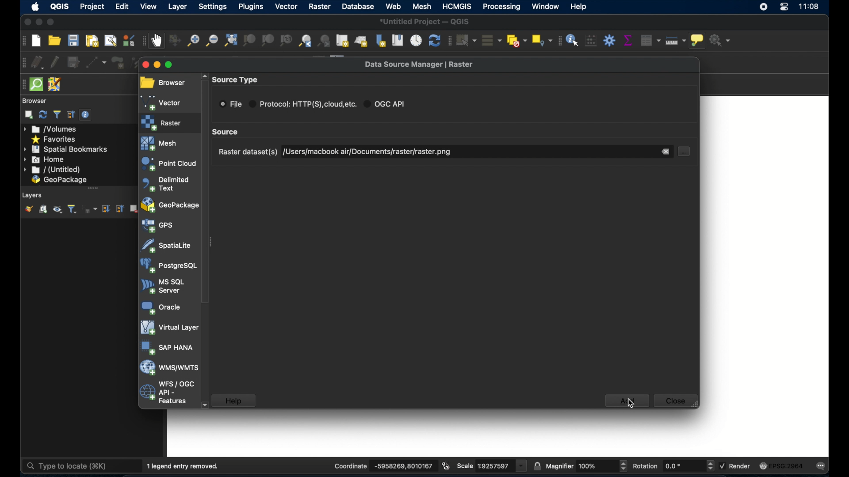  What do you see at coordinates (34, 100) in the screenshot?
I see `browser` at bounding box center [34, 100].